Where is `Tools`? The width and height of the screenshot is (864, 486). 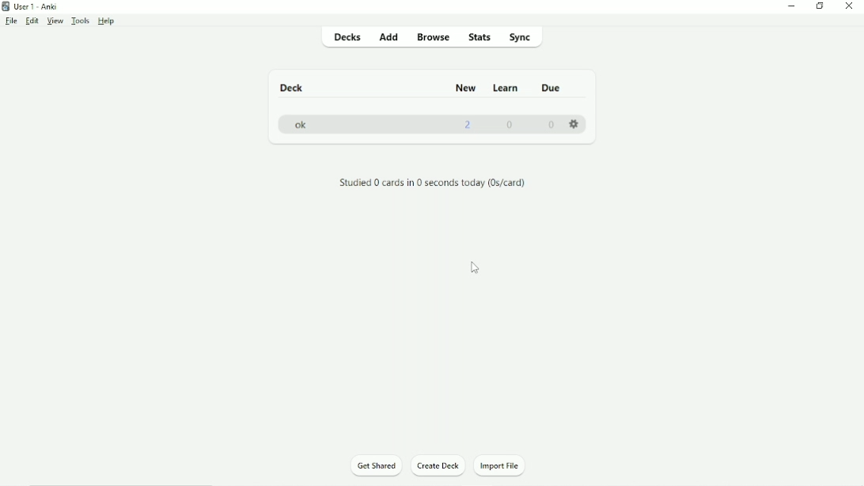
Tools is located at coordinates (80, 21).